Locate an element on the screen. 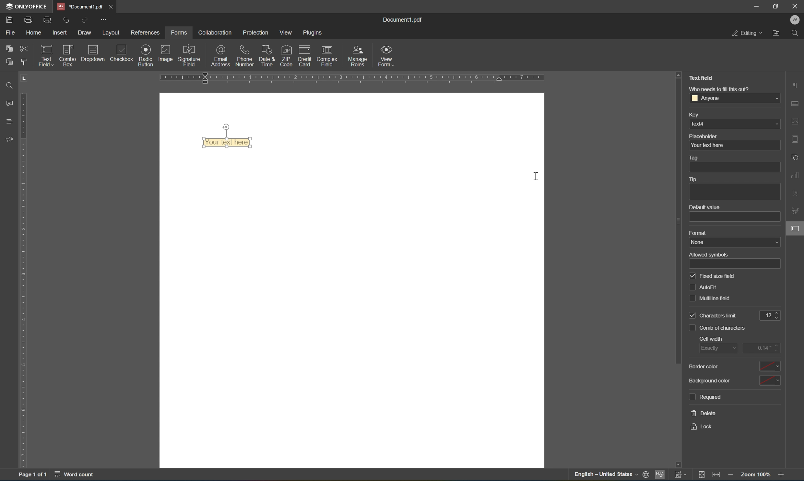  scroll down is located at coordinates (680, 463).